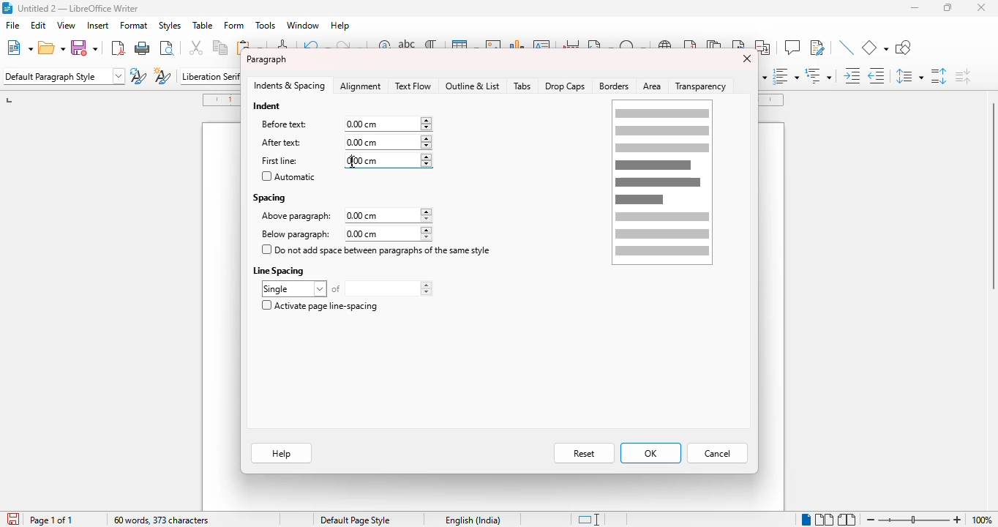 This screenshot has width=998, height=527. Describe the element at coordinates (650, 453) in the screenshot. I see `OK` at that location.